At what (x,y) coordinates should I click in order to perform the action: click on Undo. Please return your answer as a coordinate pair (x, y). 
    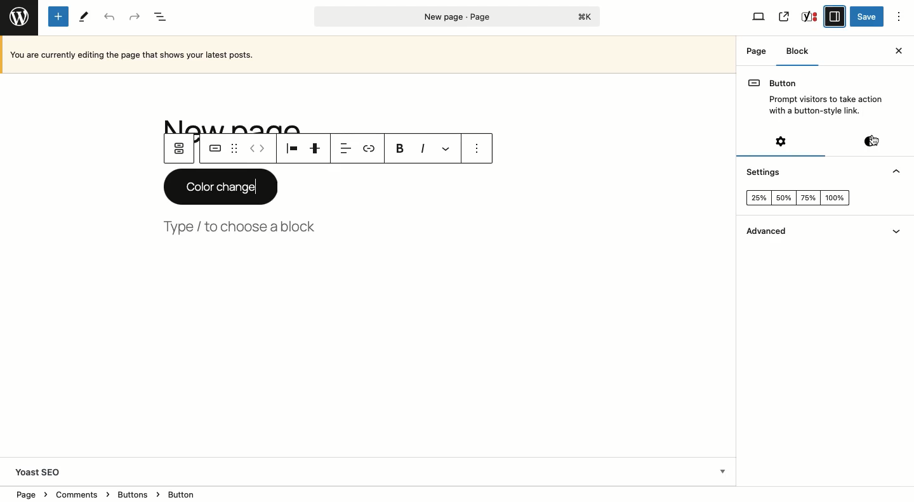
    Looking at the image, I should click on (109, 18).